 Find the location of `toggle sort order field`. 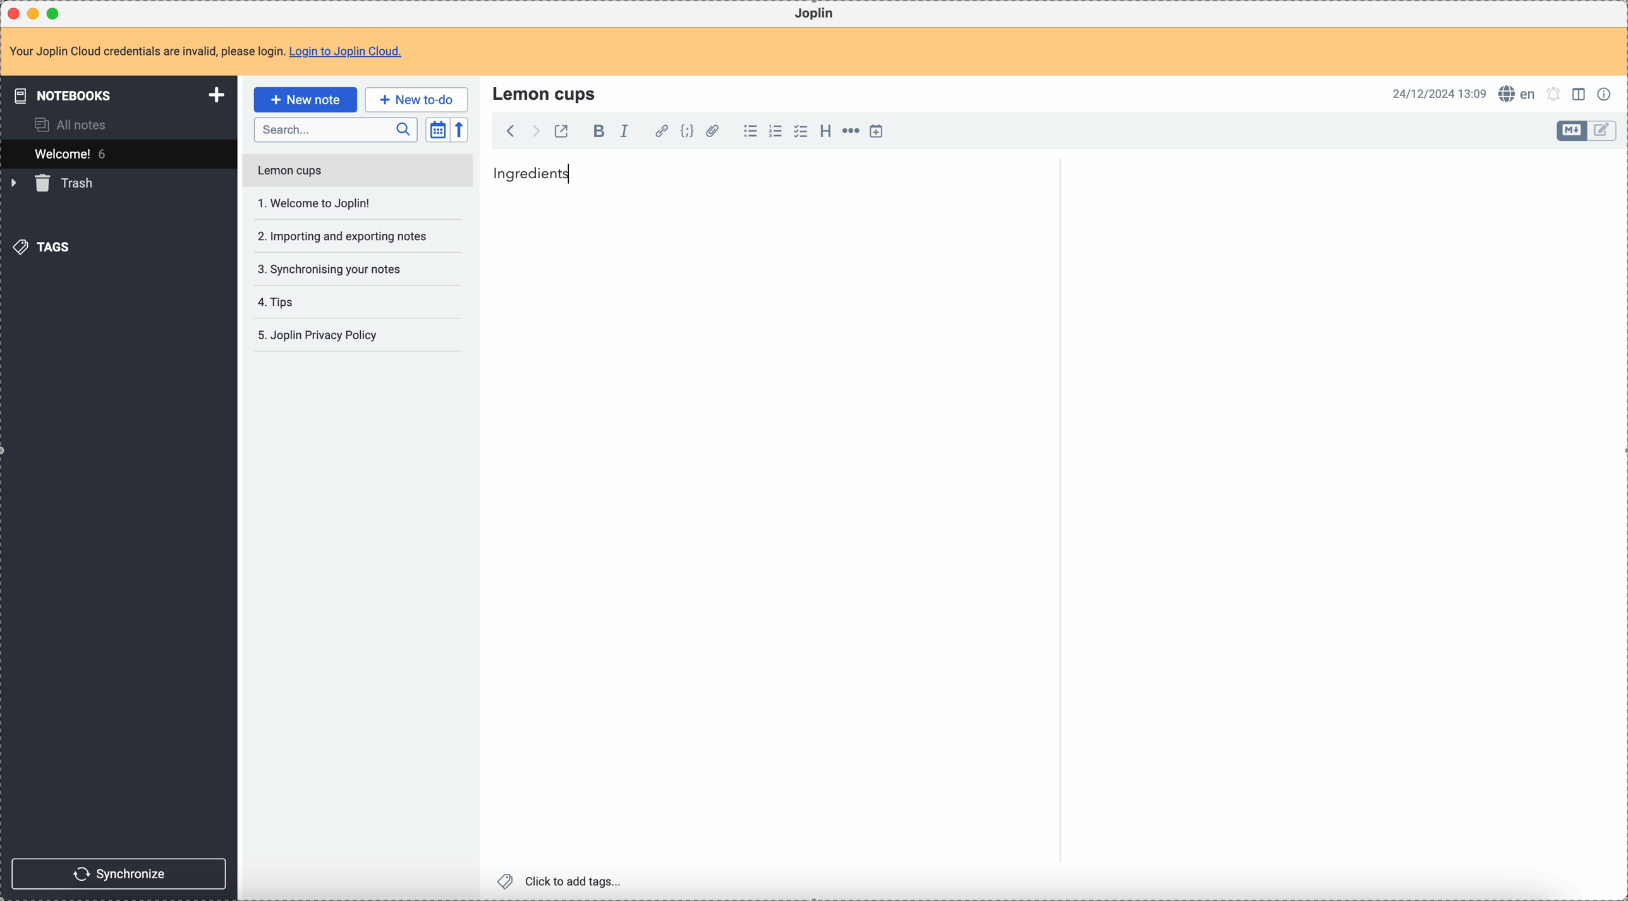

toggle sort order field is located at coordinates (437, 130).